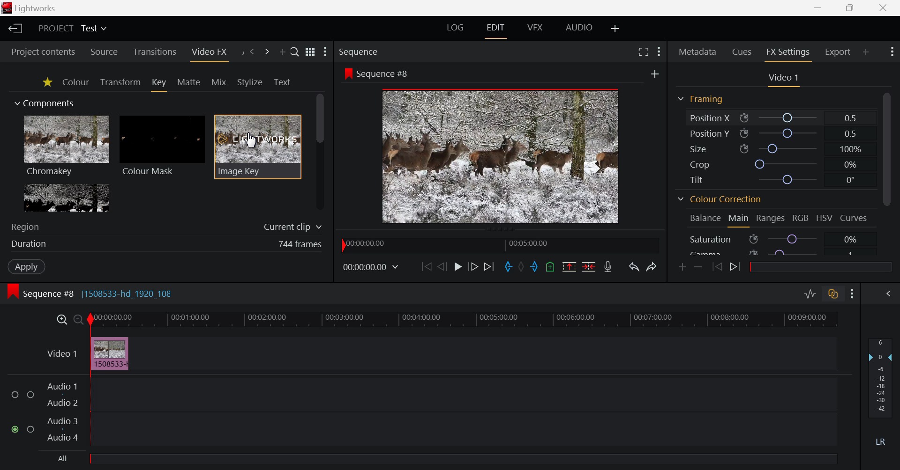 The height and width of the screenshot is (470, 900). What do you see at coordinates (851, 165) in the screenshot?
I see `0%` at bounding box center [851, 165].